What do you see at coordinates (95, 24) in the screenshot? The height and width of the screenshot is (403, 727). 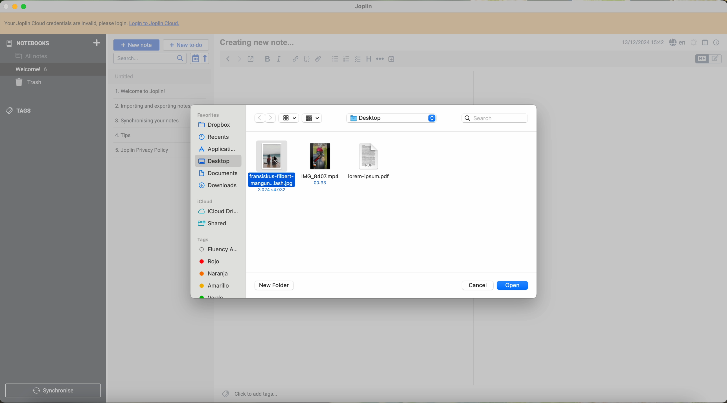 I see `Your Joplin Cloud credentials are invalid, please login. Login to Joplin Cloud` at bounding box center [95, 24].